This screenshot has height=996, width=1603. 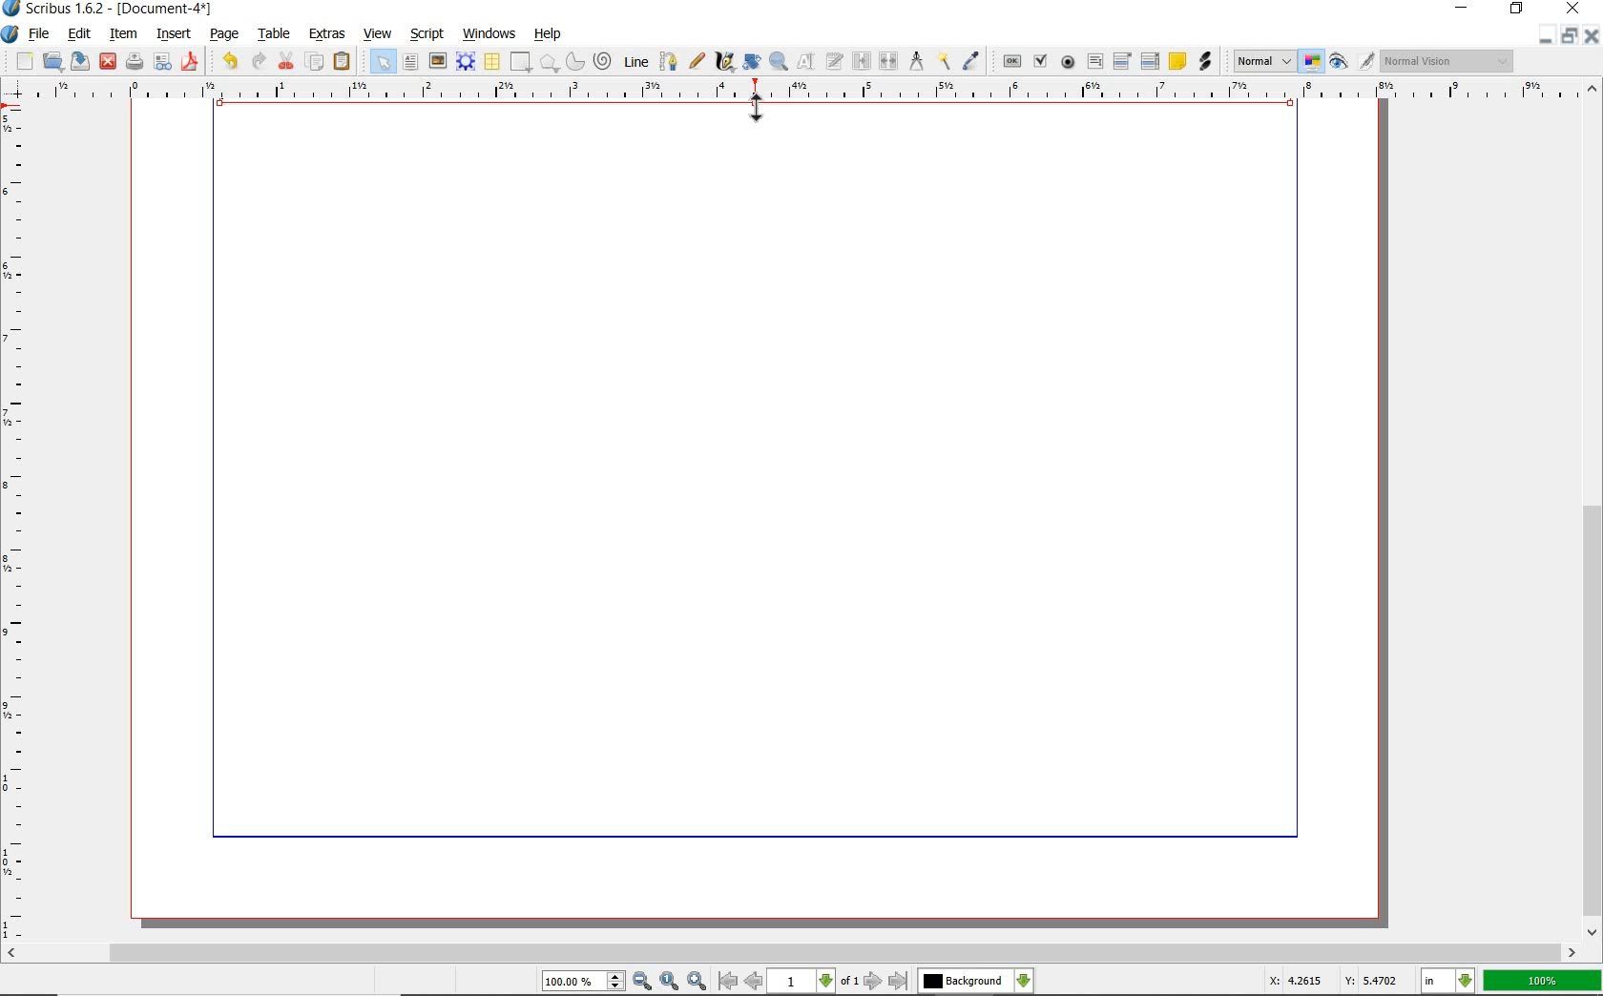 What do you see at coordinates (976, 982) in the screenshot?
I see `Background` at bounding box center [976, 982].